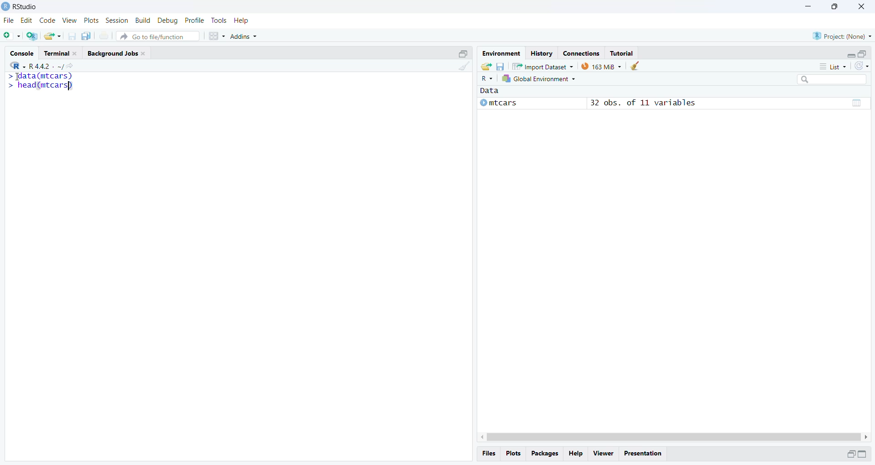  What do you see at coordinates (502, 54) in the screenshot?
I see `Environment` at bounding box center [502, 54].